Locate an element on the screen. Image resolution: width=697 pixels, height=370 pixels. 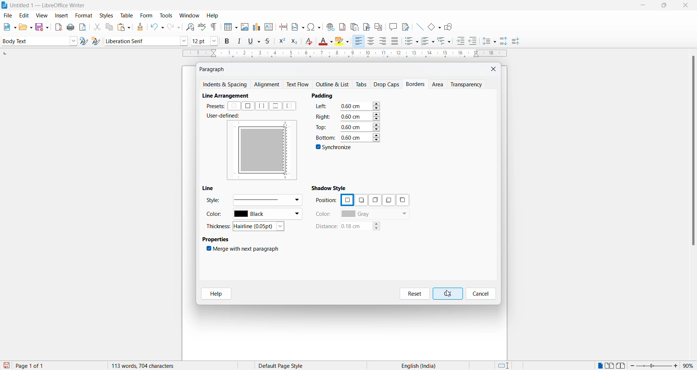
show draw functions is located at coordinates (450, 26).